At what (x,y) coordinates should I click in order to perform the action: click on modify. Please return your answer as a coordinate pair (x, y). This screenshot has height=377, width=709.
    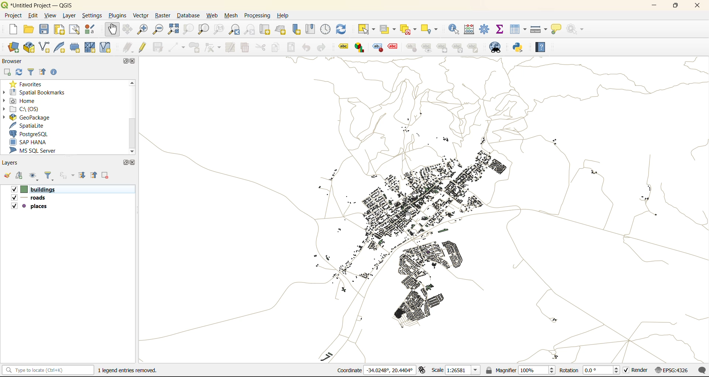
    Looking at the image, I should click on (230, 48).